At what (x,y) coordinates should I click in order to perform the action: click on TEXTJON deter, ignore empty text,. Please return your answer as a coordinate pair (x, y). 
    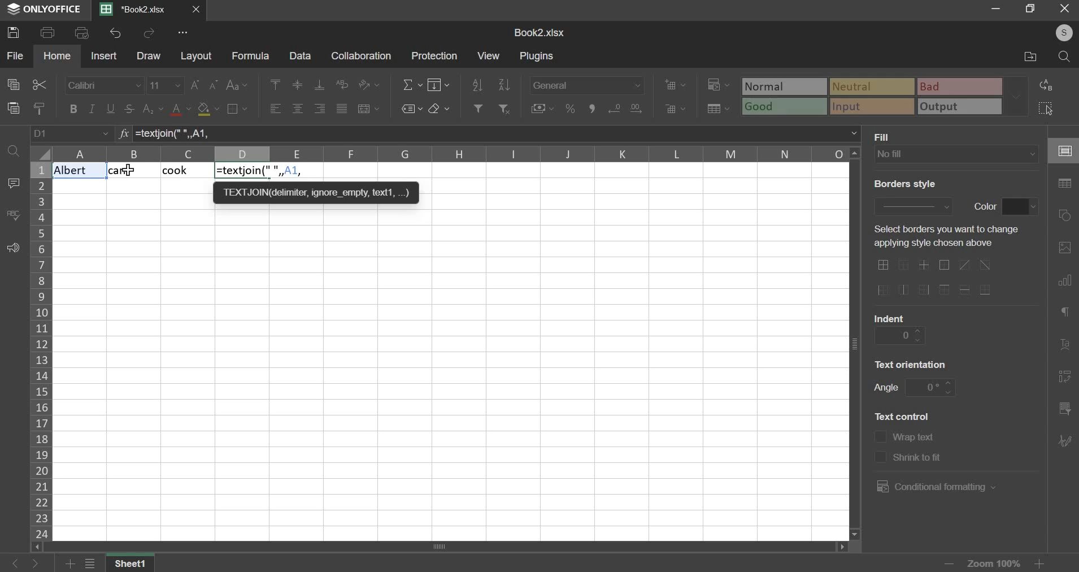
    Looking at the image, I should click on (316, 192).